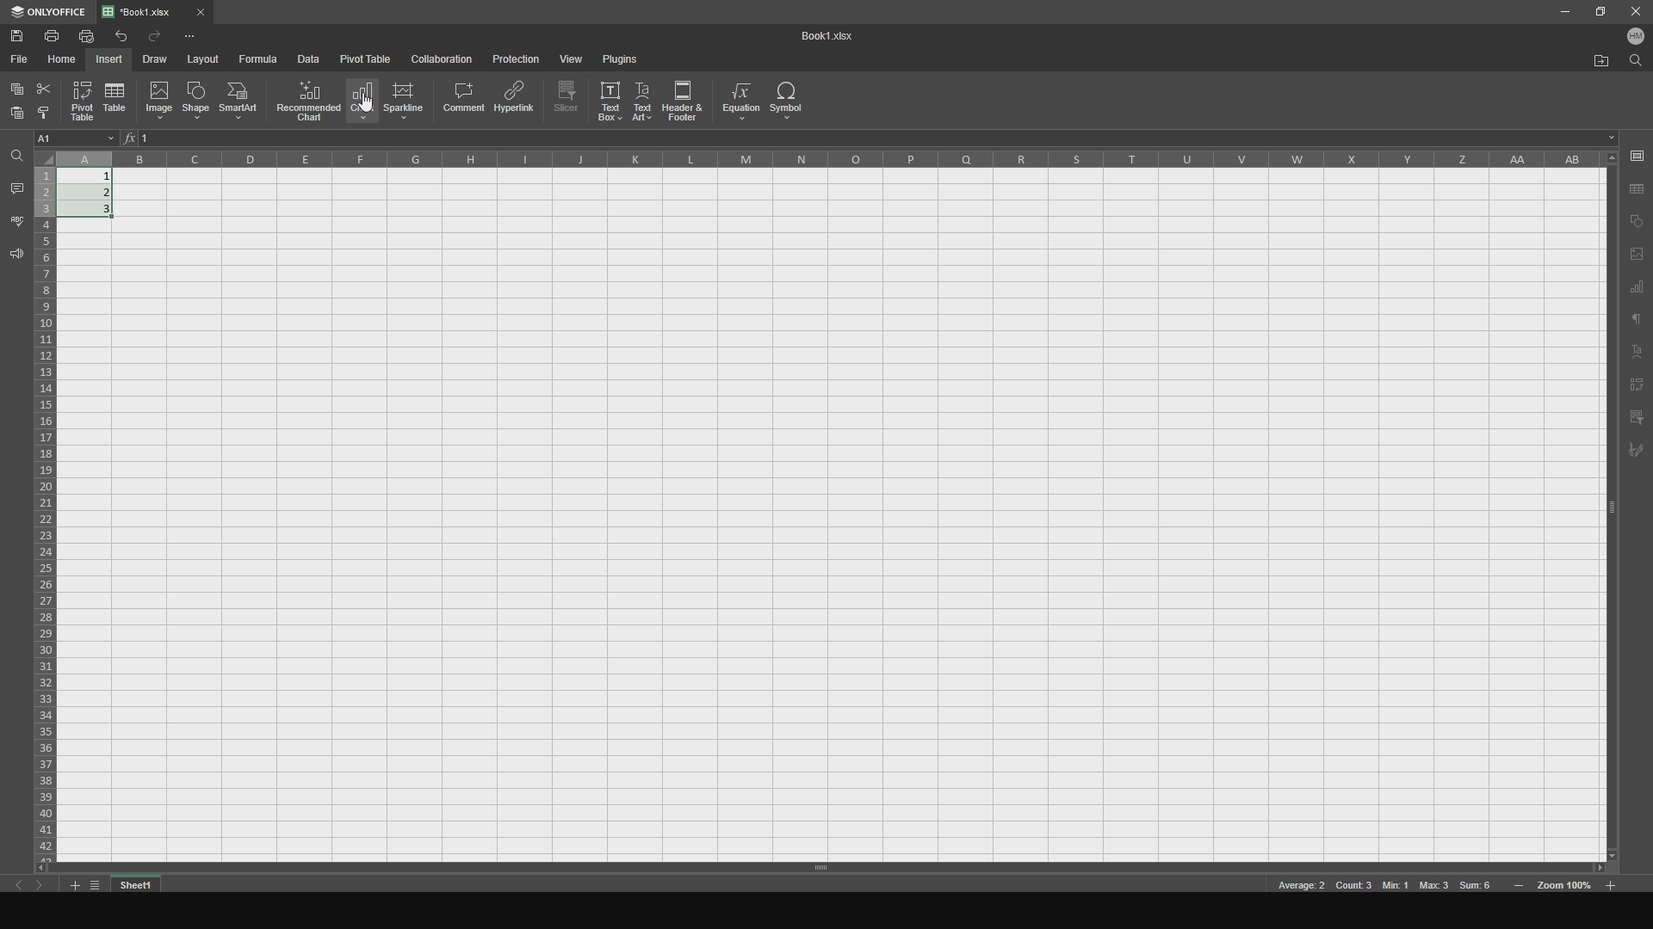  Describe the element at coordinates (1638, 188) in the screenshot. I see `aave as` at that location.